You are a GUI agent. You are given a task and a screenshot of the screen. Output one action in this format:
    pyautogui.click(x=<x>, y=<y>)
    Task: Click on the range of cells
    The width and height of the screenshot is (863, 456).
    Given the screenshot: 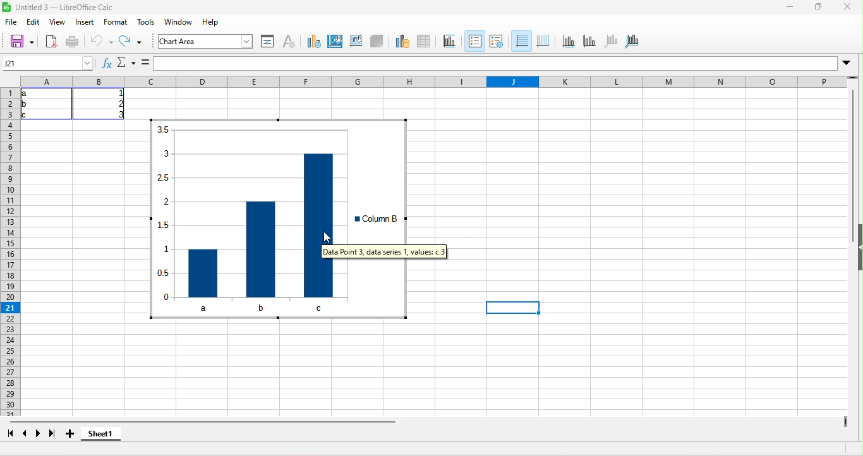 What is the action you would take?
    pyautogui.click(x=78, y=105)
    